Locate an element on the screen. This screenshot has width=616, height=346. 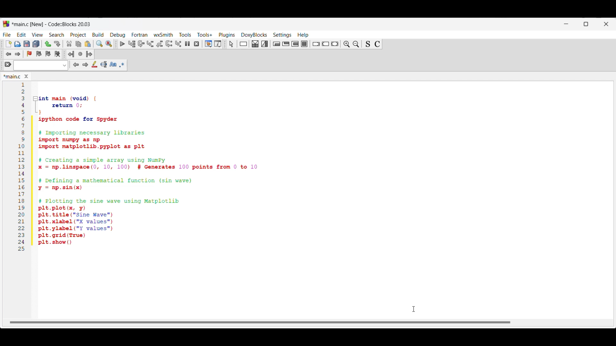
Tools+ menu is located at coordinates (205, 35).